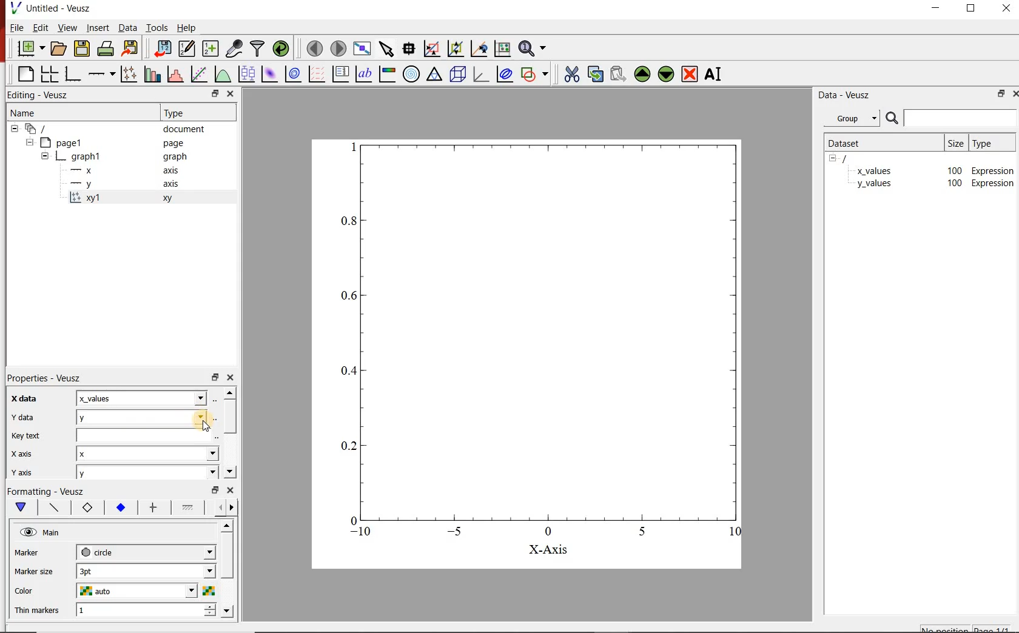  I want to click on move down the selected widget, so click(666, 76).